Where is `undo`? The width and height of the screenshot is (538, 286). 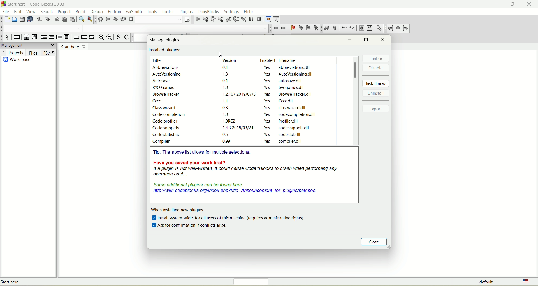 undo is located at coordinates (39, 19).